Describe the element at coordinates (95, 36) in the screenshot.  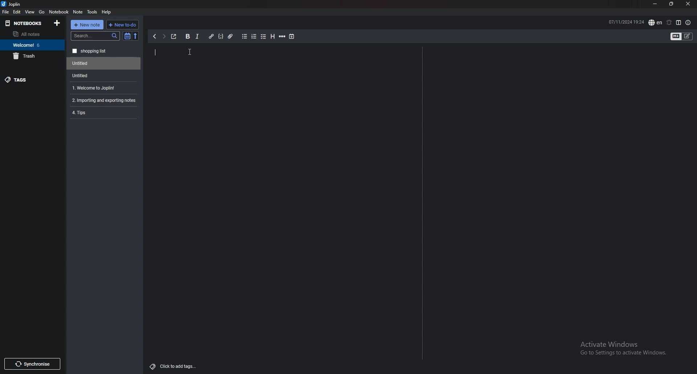
I see `search bar` at that location.